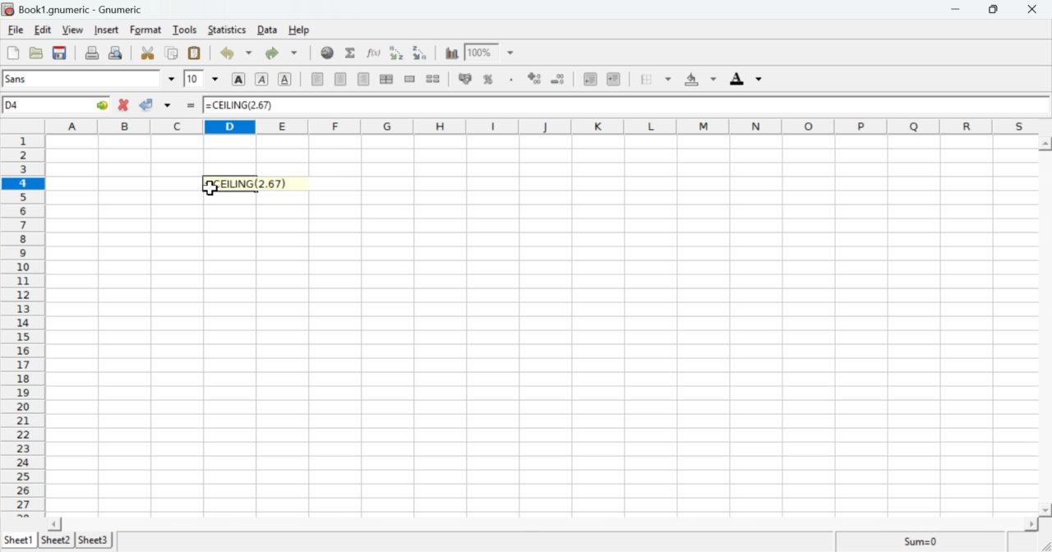  What do you see at coordinates (145, 30) in the screenshot?
I see `Format` at bounding box center [145, 30].